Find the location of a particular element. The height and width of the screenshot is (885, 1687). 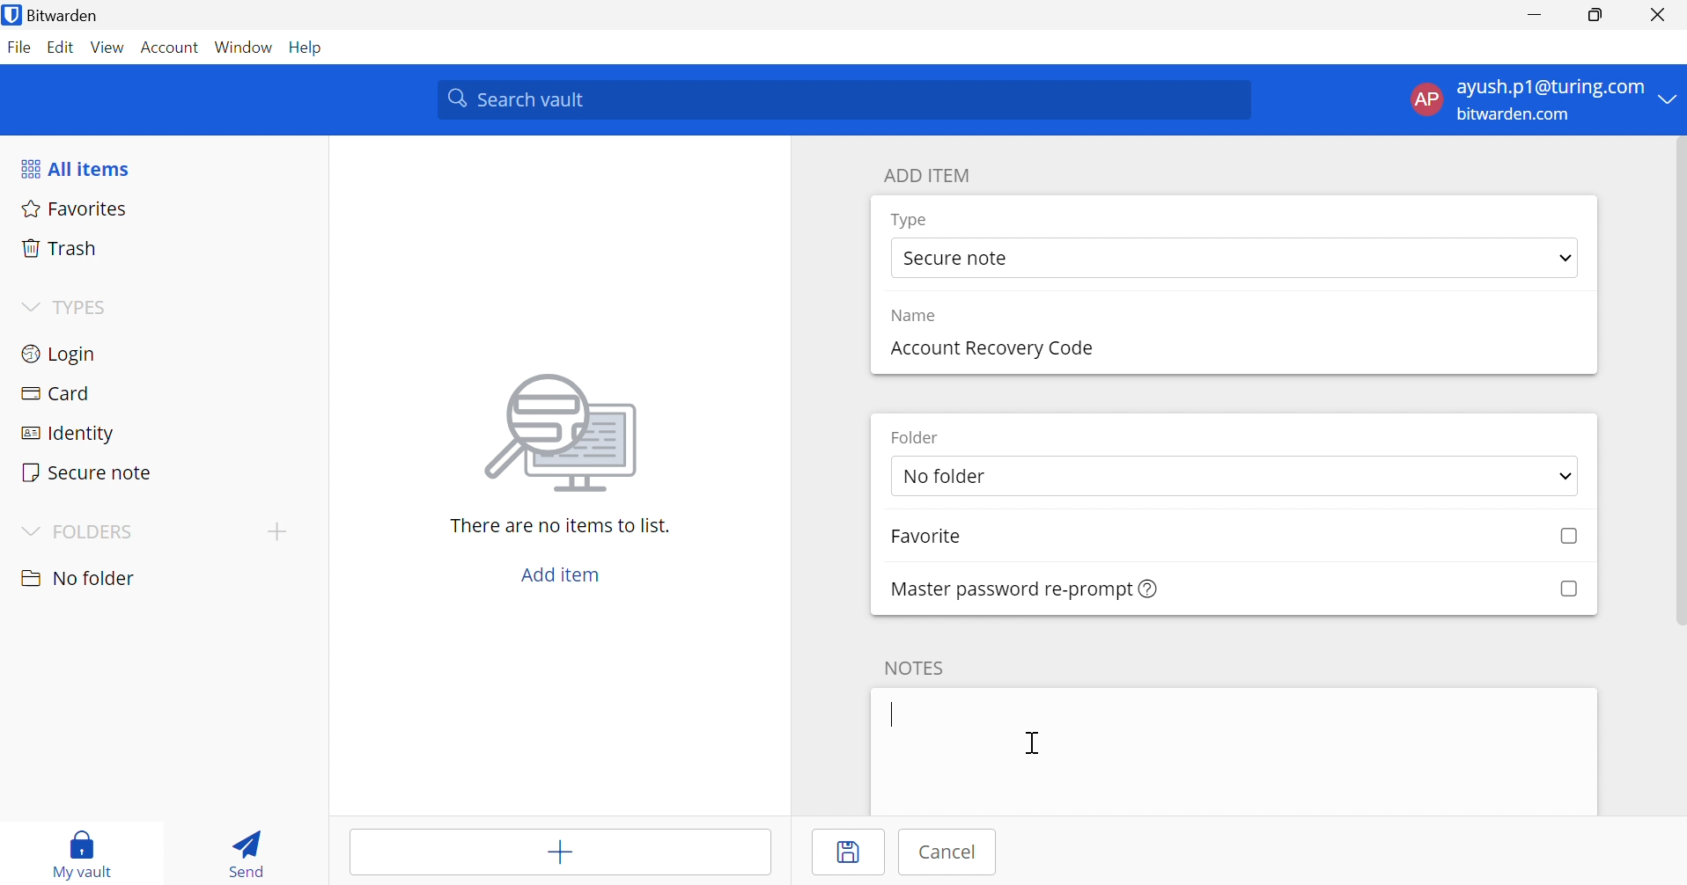

No folder is located at coordinates (1026, 478).